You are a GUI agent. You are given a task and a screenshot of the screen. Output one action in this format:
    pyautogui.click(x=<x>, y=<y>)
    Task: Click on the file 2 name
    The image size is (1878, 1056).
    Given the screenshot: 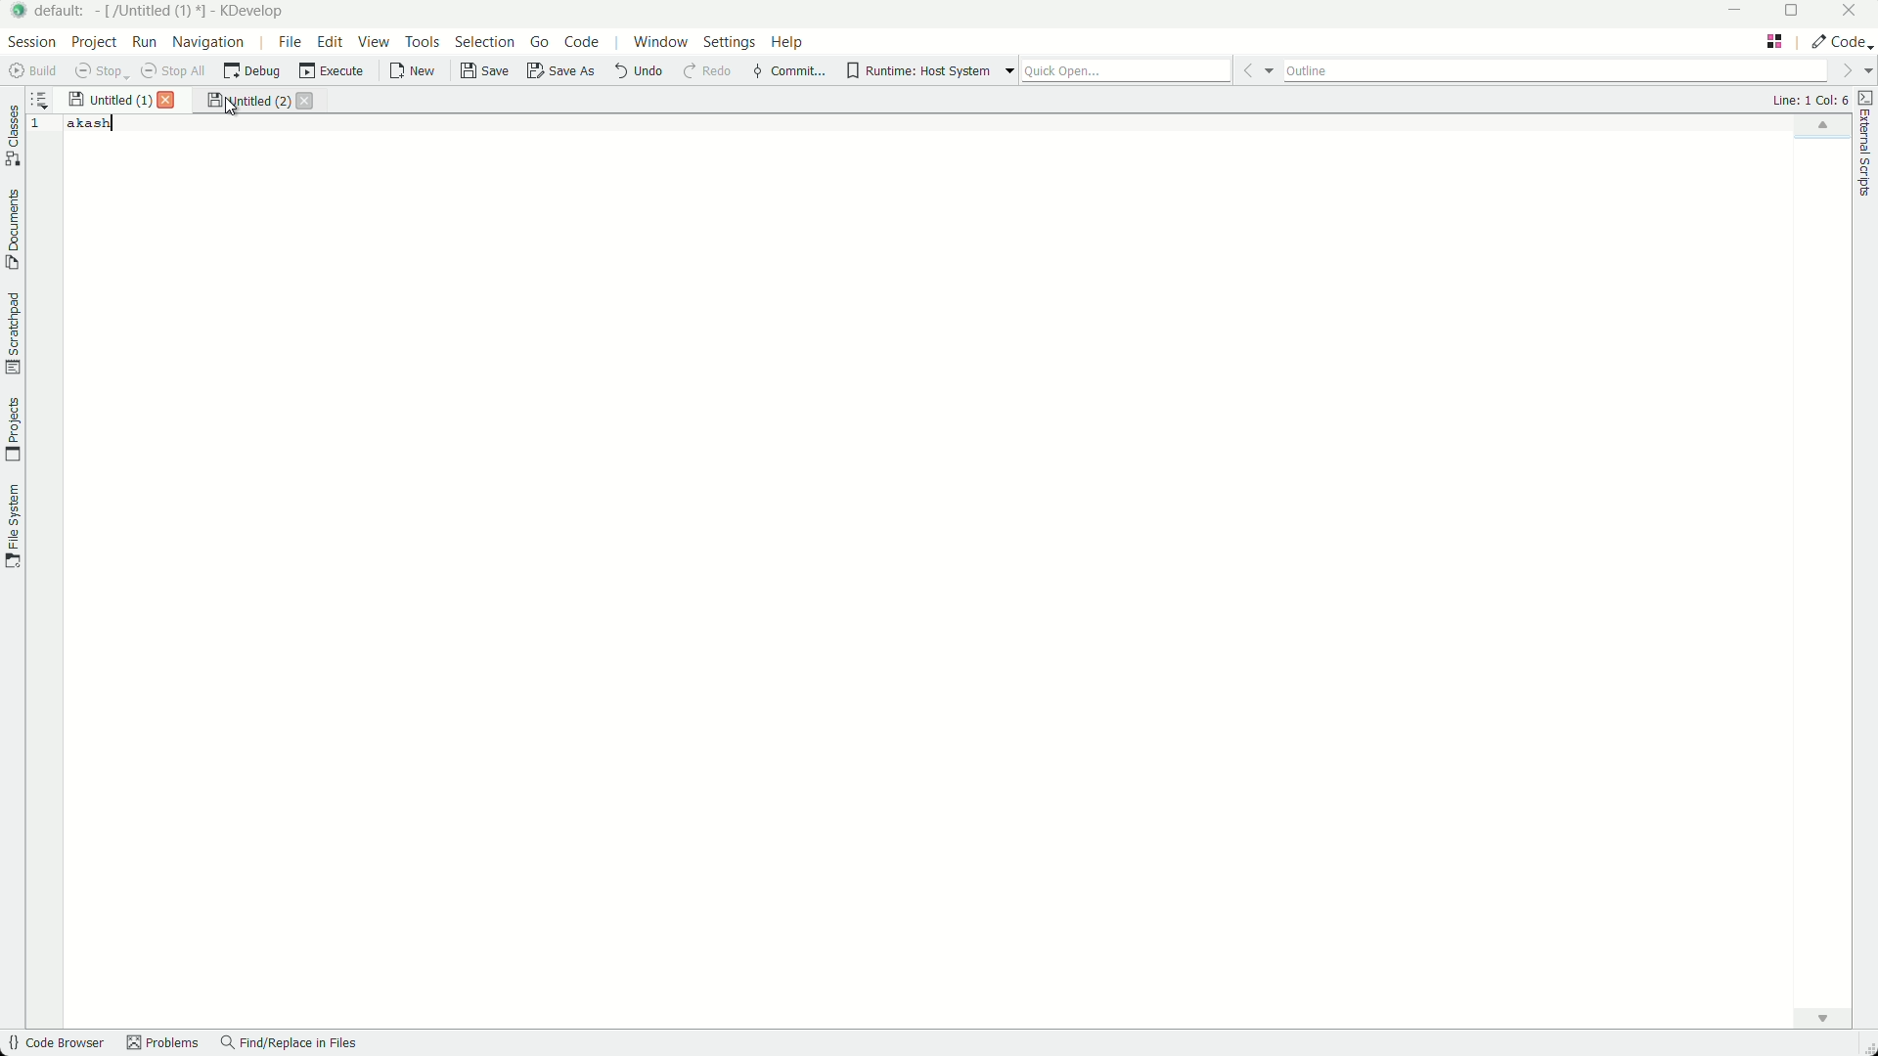 What is the action you would take?
    pyautogui.click(x=244, y=102)
    